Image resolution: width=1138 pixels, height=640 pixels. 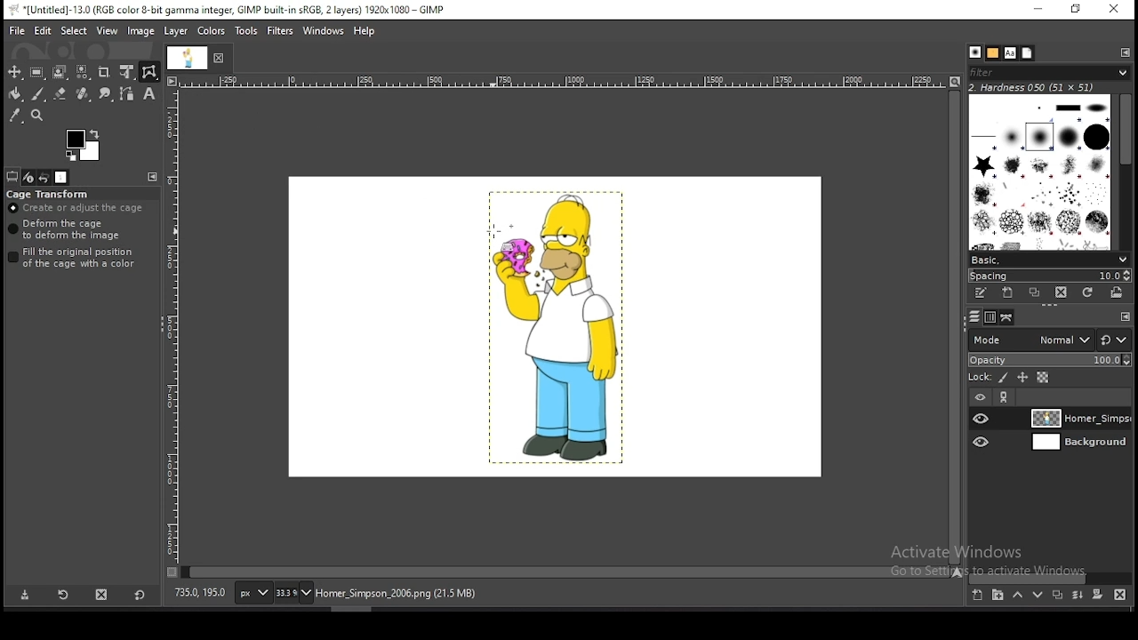 I want to click on close, so click(x=220, y=58).